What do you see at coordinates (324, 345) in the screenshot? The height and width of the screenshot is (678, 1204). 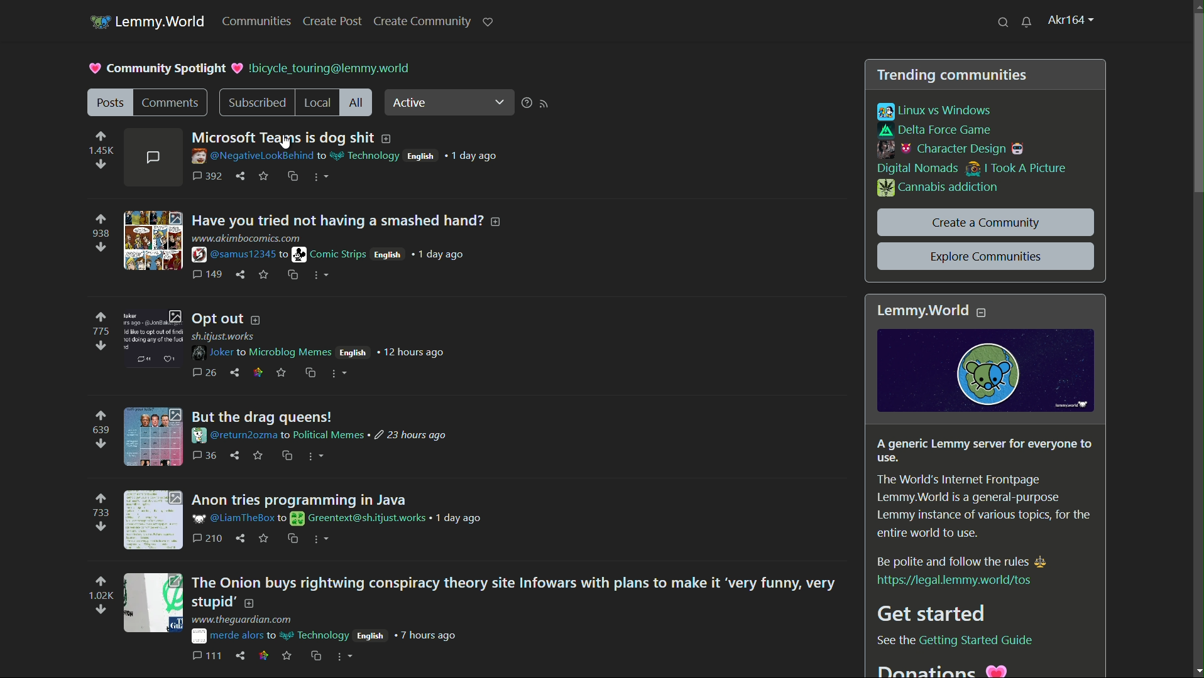 I see `post details` at bounding box center [324, 345].